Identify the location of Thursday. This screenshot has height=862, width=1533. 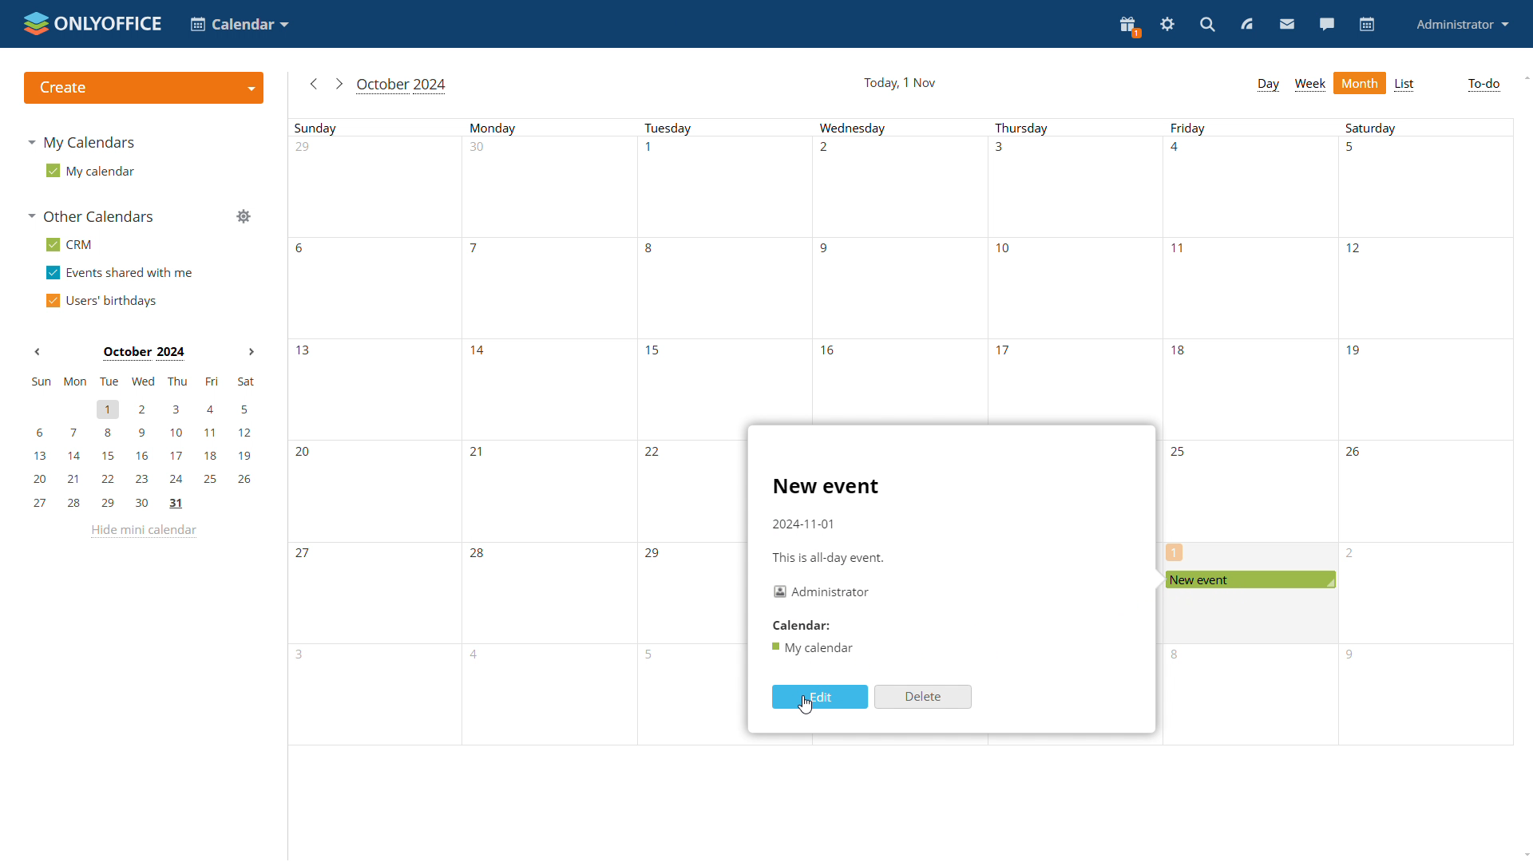
(1075, 268).